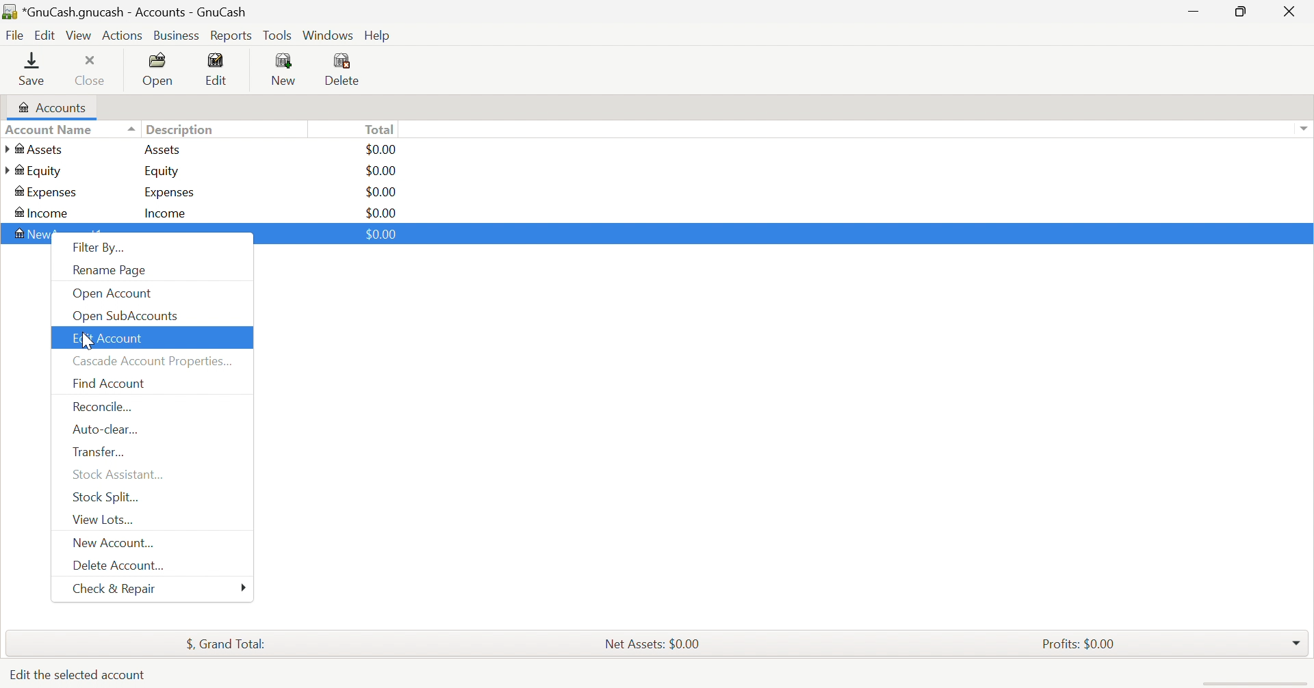 This screenshot has height=688, width=1314. Describe the element at coordinates (177, 34) in the screenshot. I see `Business` at that location.